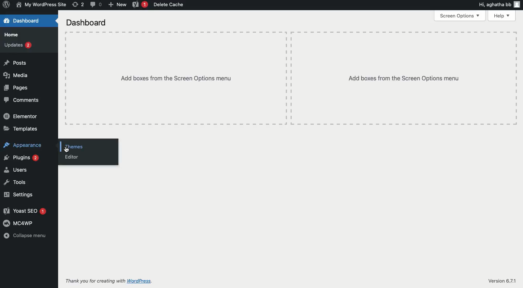  I want to click on Collapse menu, so click(26, 236).